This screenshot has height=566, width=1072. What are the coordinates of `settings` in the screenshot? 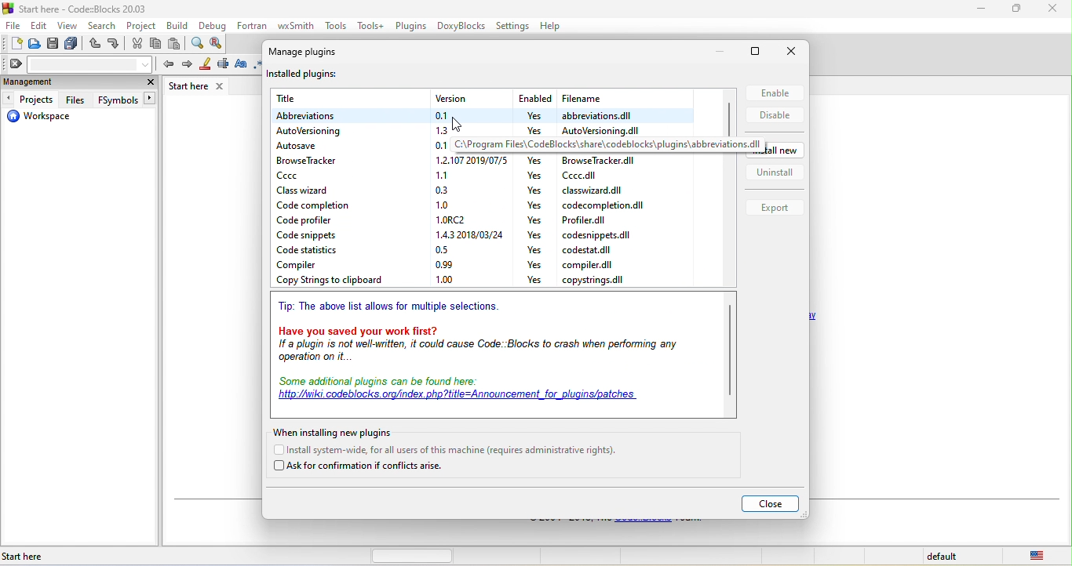 It's located at (513, 27).